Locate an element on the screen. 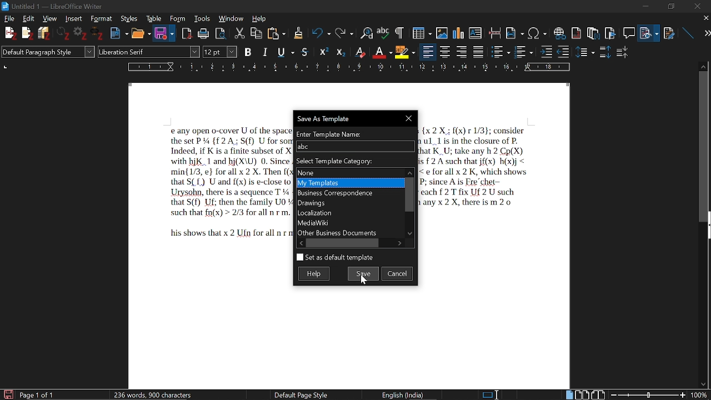 This screenshot has height=400, width=711. B is located at coordinates (248, 51).